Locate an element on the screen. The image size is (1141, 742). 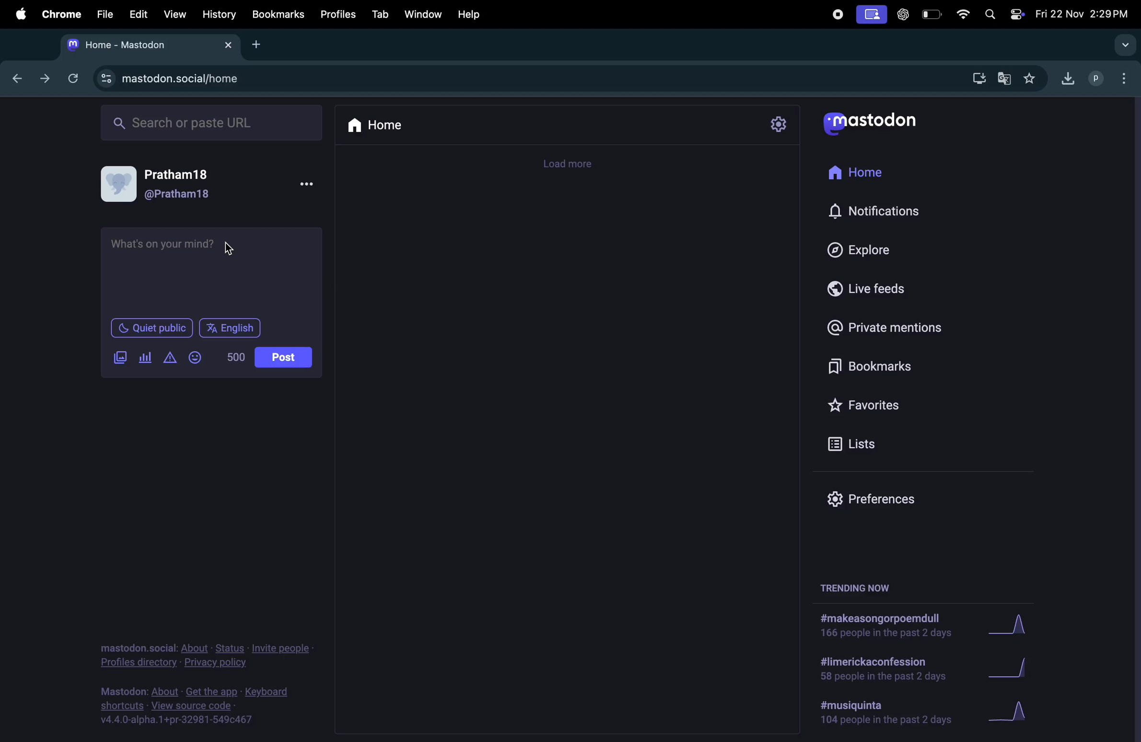
history is located at coordinates (219, 13).